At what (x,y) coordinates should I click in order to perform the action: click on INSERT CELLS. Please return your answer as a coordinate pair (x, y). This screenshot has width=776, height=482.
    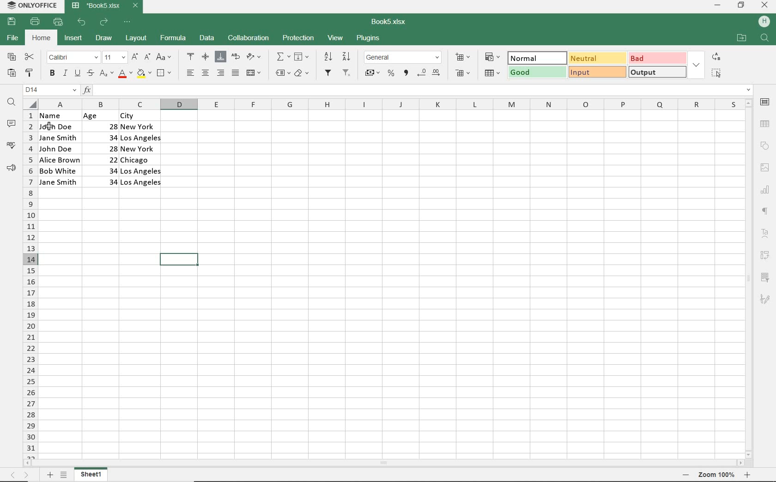
    Looking at the image, I should click on (465, 56).